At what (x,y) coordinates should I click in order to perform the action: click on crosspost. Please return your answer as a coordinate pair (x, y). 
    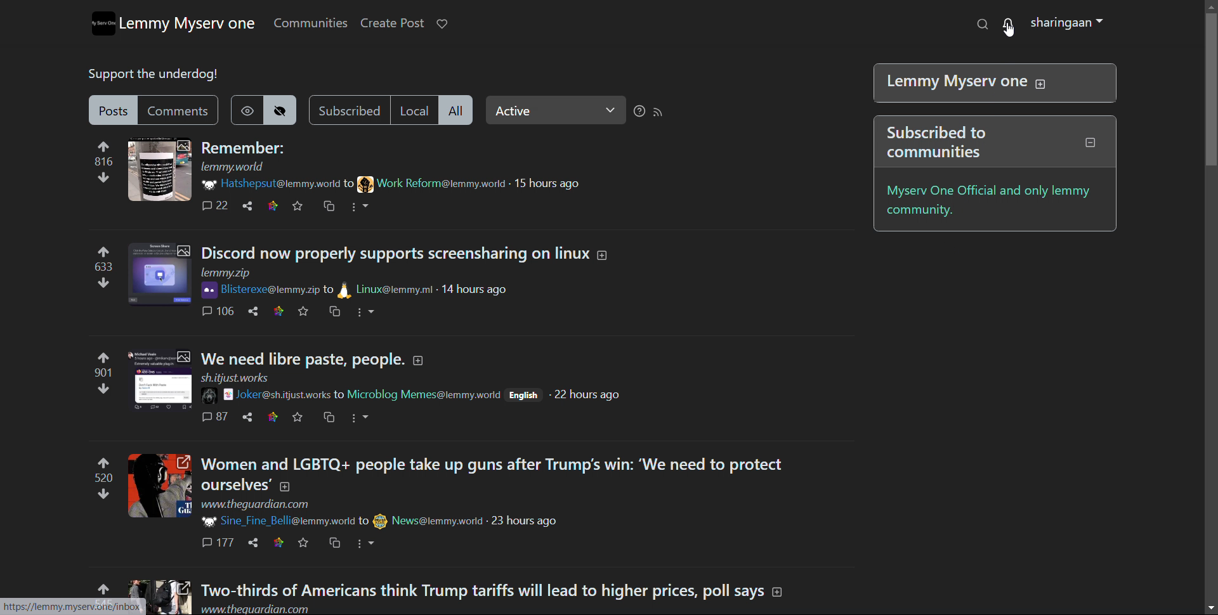
    Looking at the image, I should click on (329, 417).